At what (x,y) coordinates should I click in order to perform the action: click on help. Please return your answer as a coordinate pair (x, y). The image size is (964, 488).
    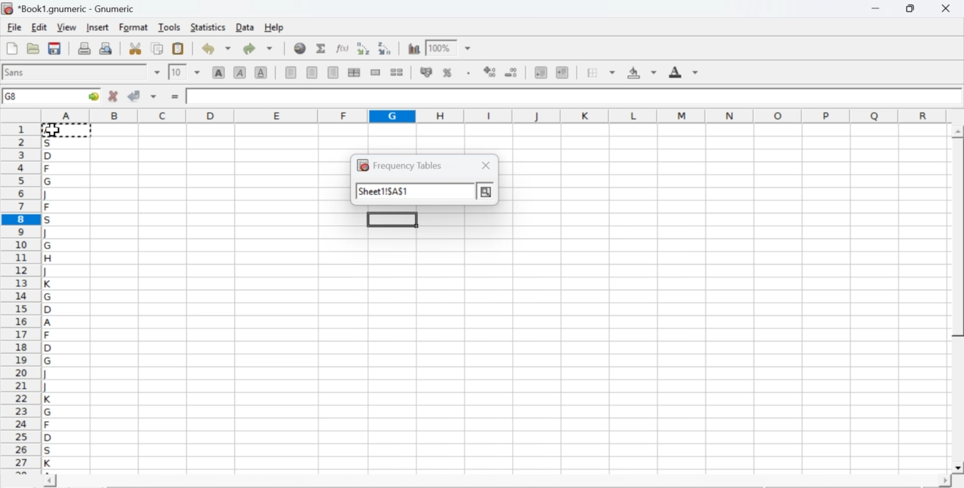
    Looking at the image, I should click on (276, 28).